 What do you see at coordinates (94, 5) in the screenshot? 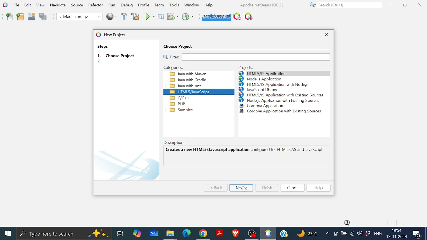
I see `Refractor` at bounding box center [94, 5].